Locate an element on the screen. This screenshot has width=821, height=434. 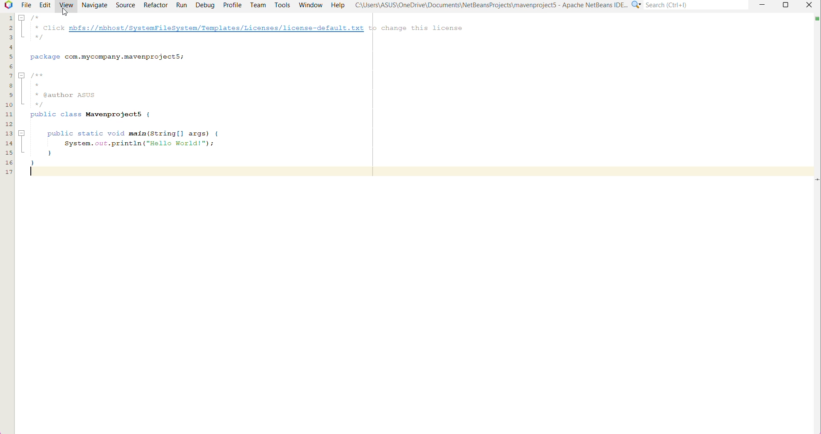
close is located at coordinates (809, 6).